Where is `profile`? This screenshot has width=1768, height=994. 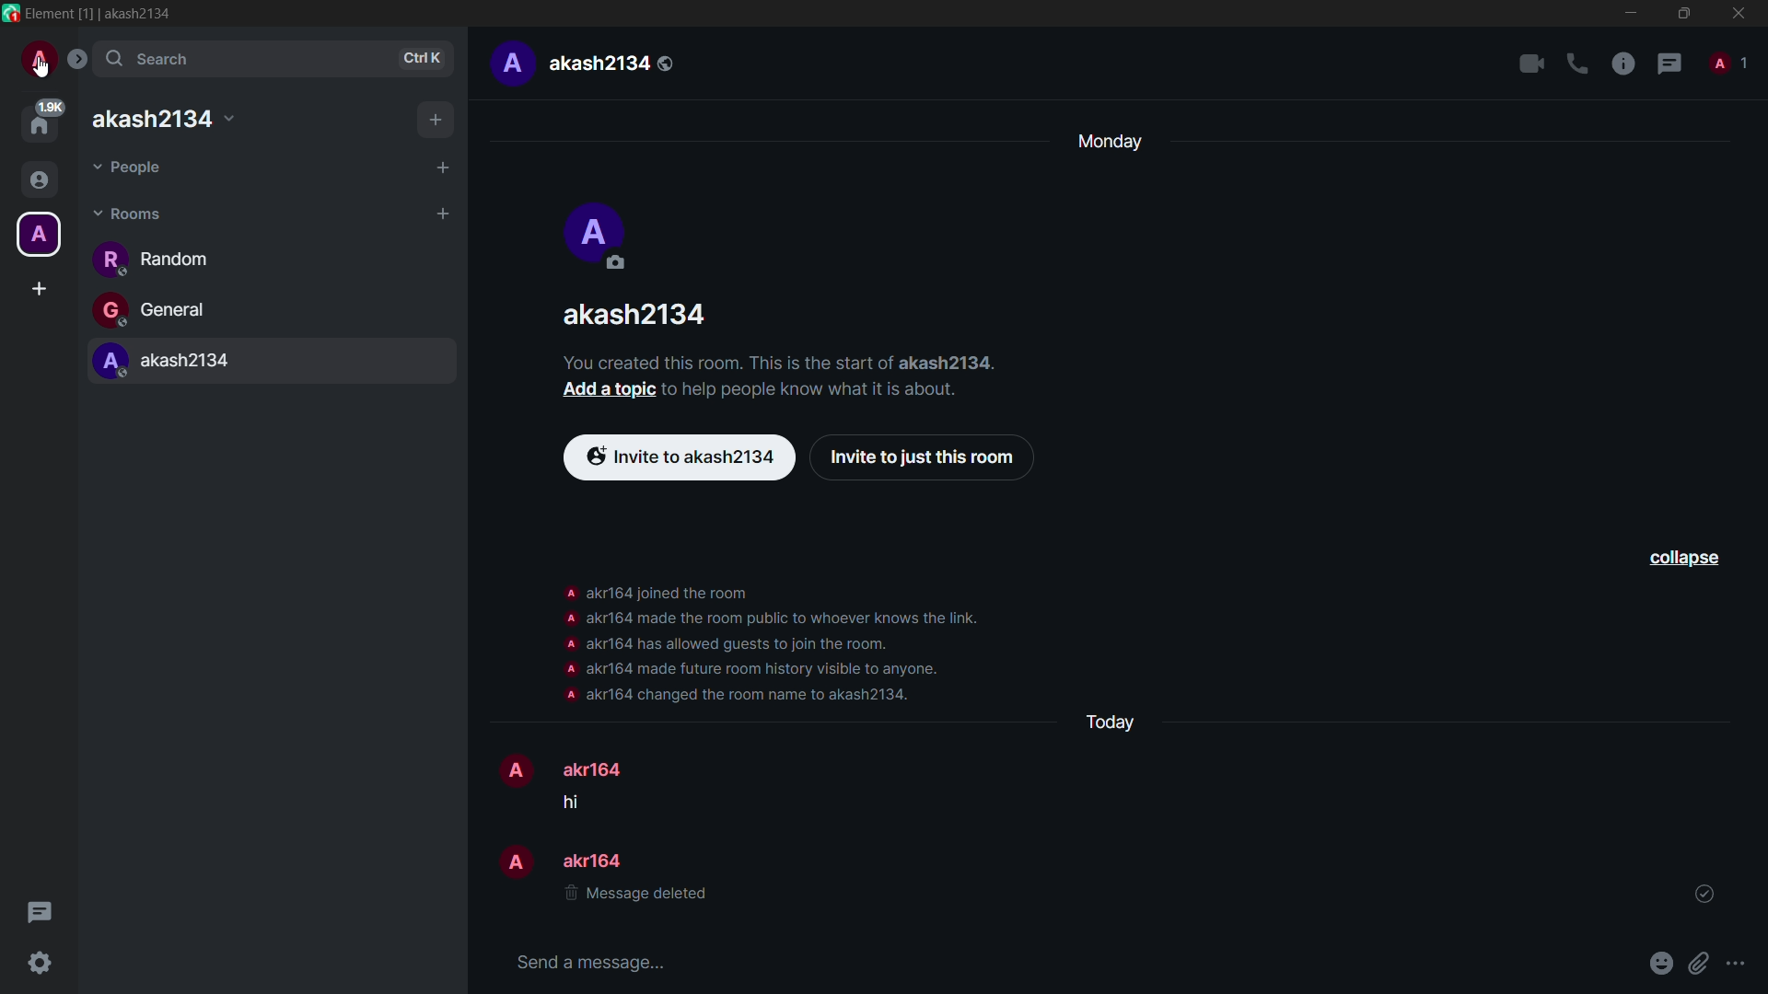
profile is located at coordinates (567, 669).